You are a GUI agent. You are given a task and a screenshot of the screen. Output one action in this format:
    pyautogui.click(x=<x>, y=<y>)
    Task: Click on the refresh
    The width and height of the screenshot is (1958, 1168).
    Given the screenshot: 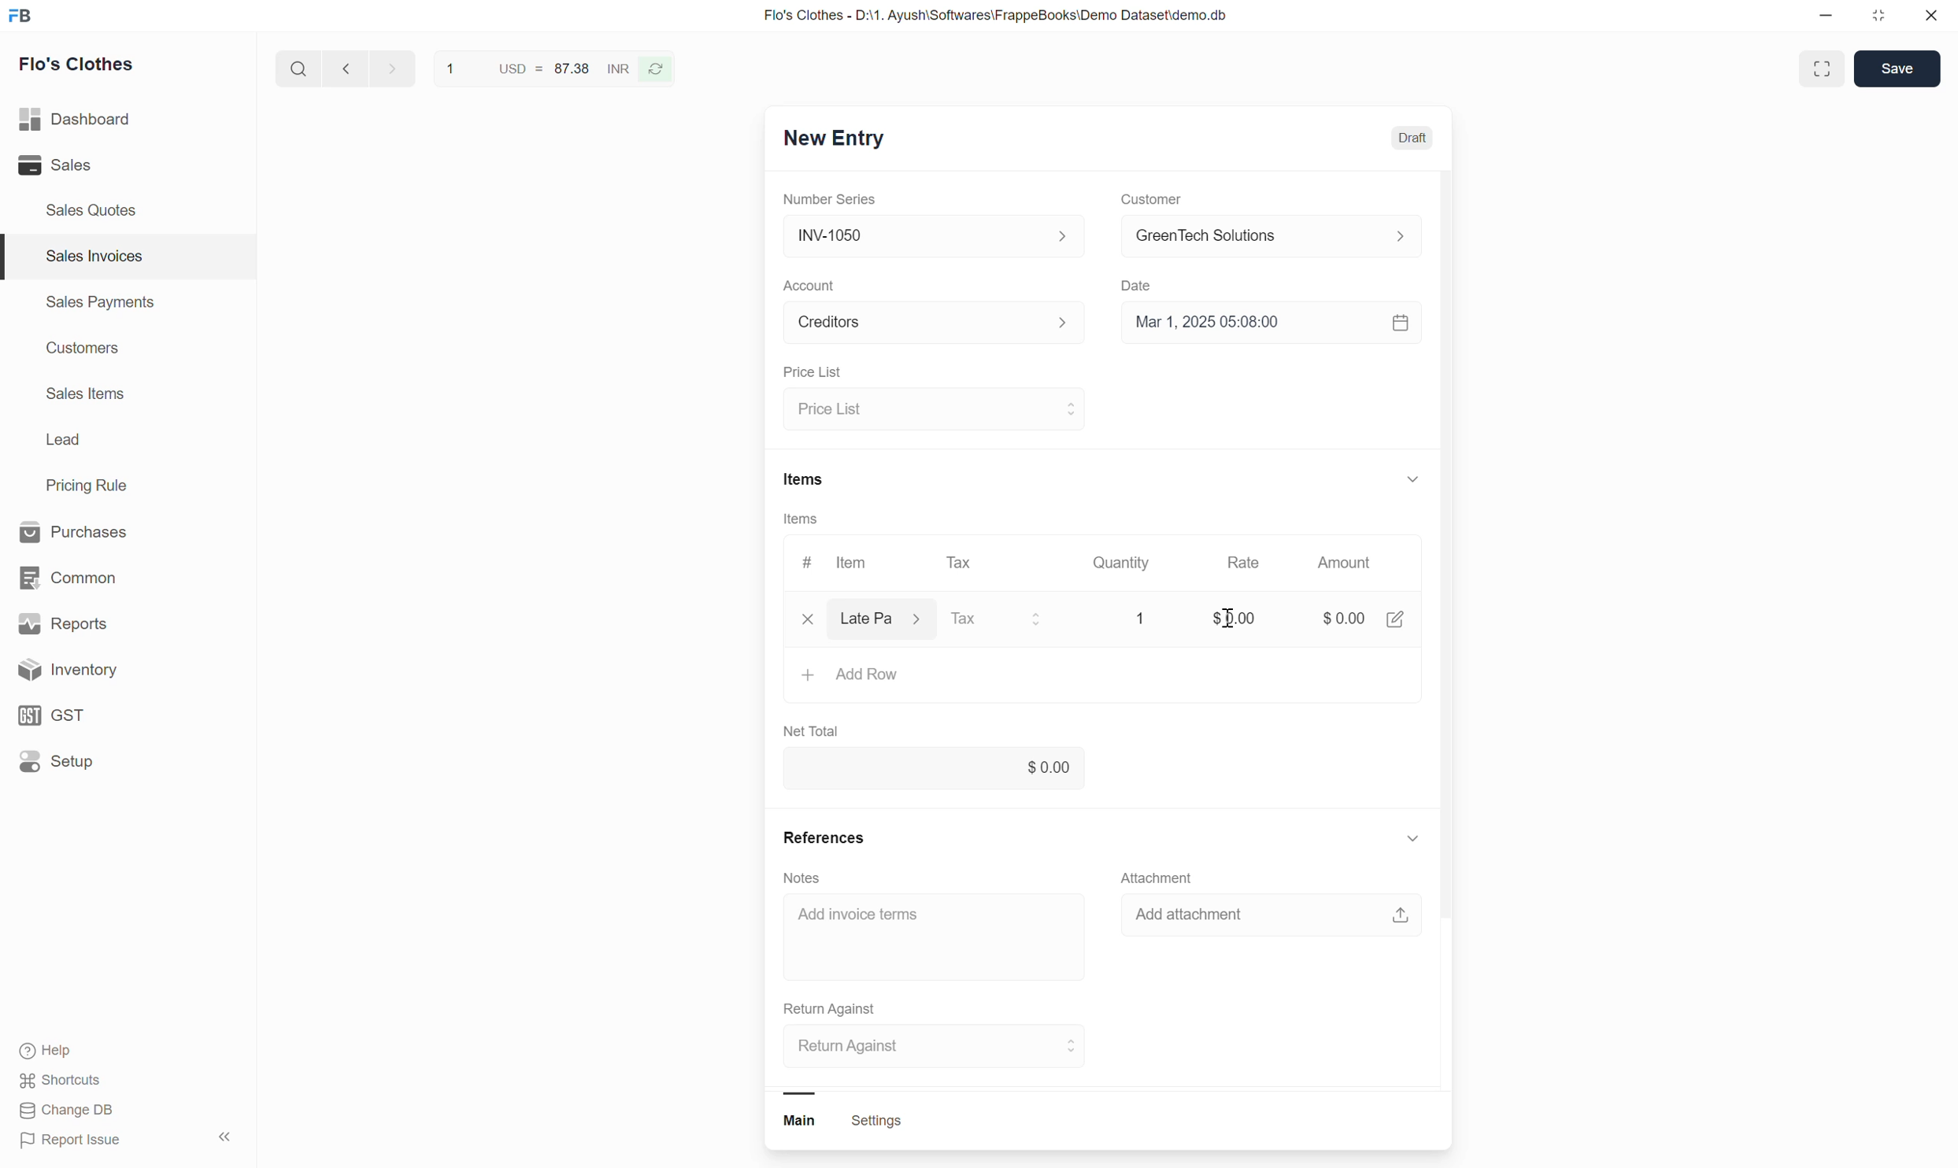 What is the action you would take?
    pyautogui.click(x=661, y=73)
    